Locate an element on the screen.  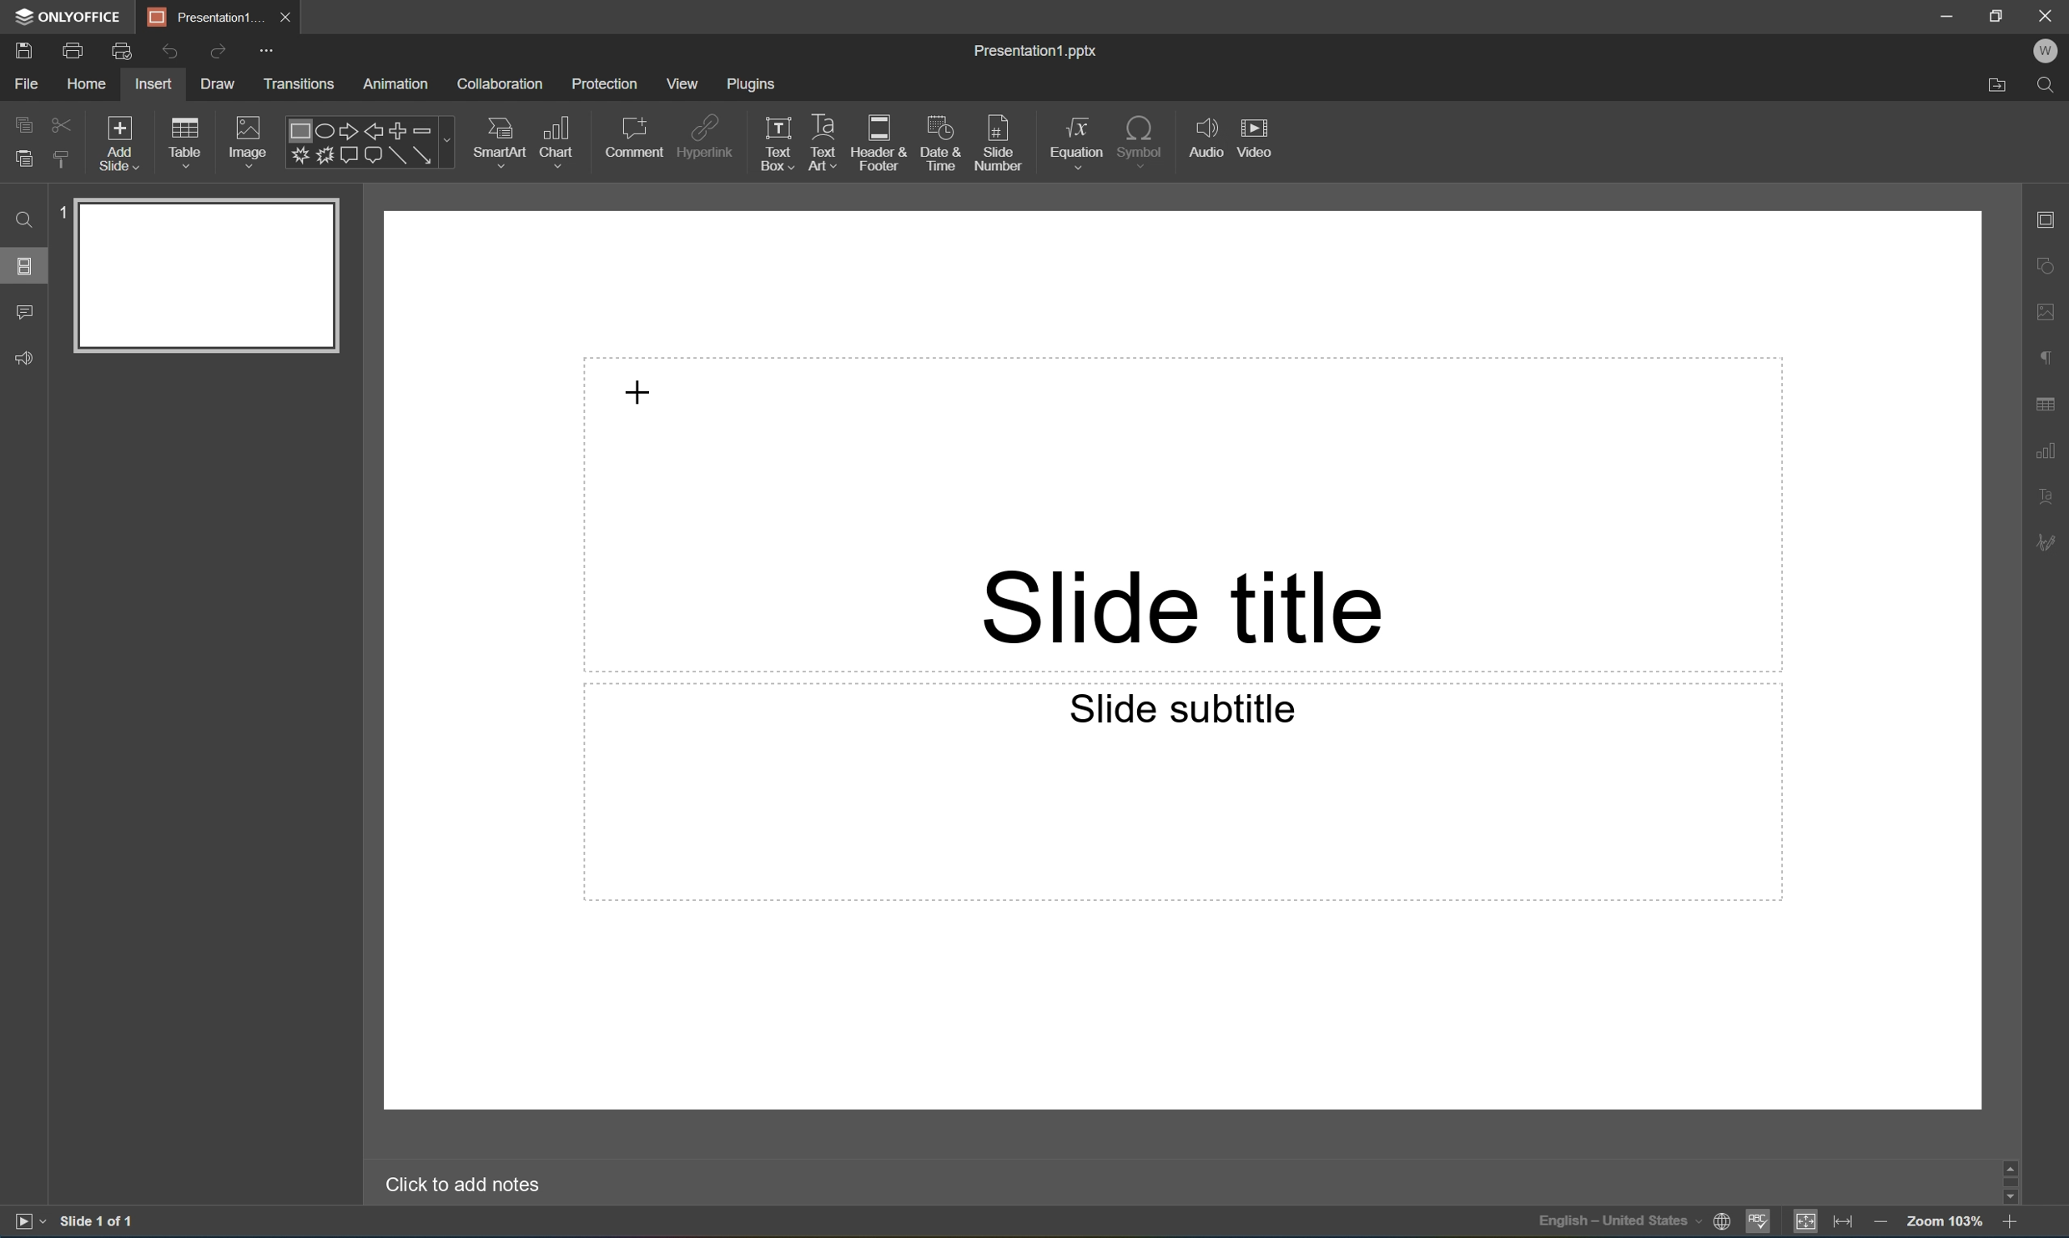
Protection is located at coordinates (604, 84).